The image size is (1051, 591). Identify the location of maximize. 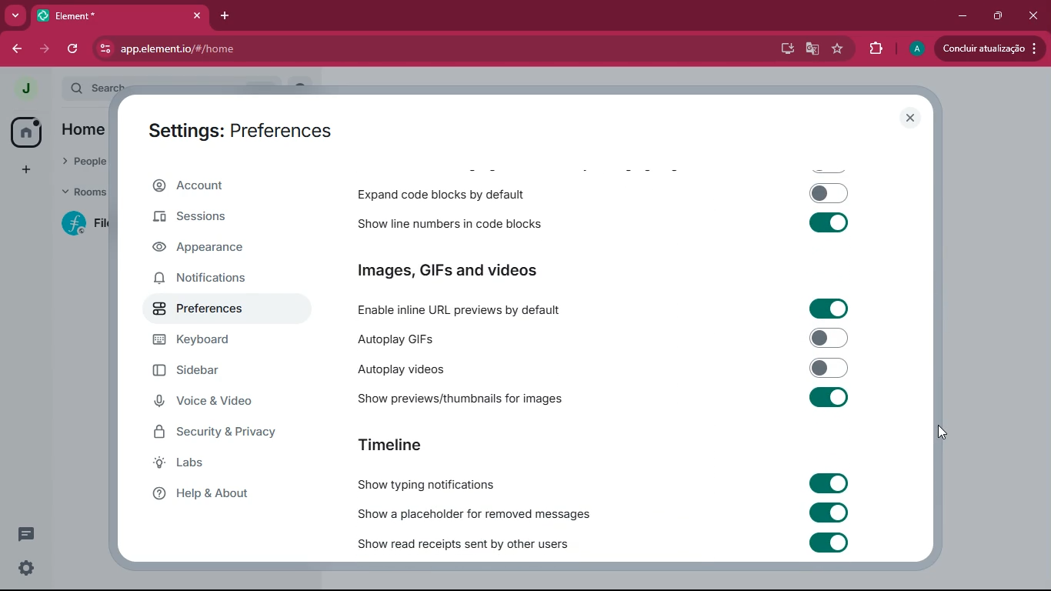
(999, 15).